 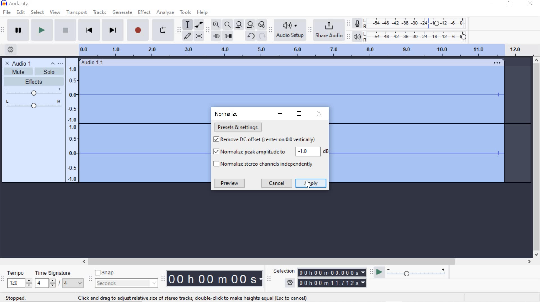 I want to click on Selection time, so click(x=333, y=278).